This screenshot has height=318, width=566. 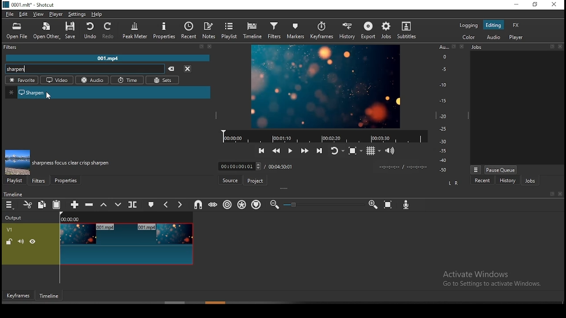 I want to click on project, so click(x=256, y=181).